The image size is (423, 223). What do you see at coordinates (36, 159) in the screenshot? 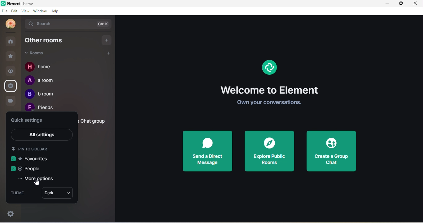
I see `favourites` at bounding box center [36, 159].